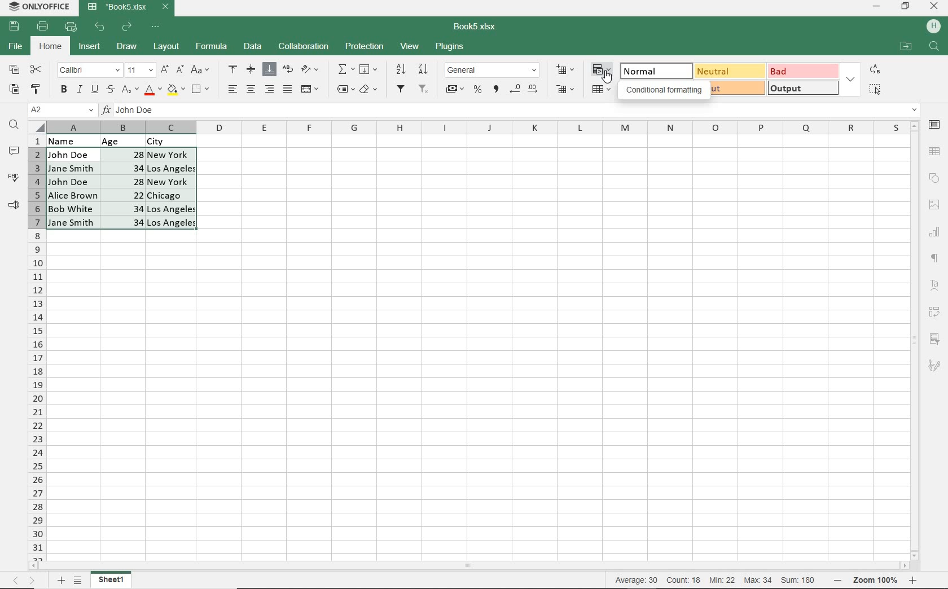 This screenshot has width=948, height=589. Describe the element at coordinates (874, 69) in the screenshot. I see `REPLACE` at that location.